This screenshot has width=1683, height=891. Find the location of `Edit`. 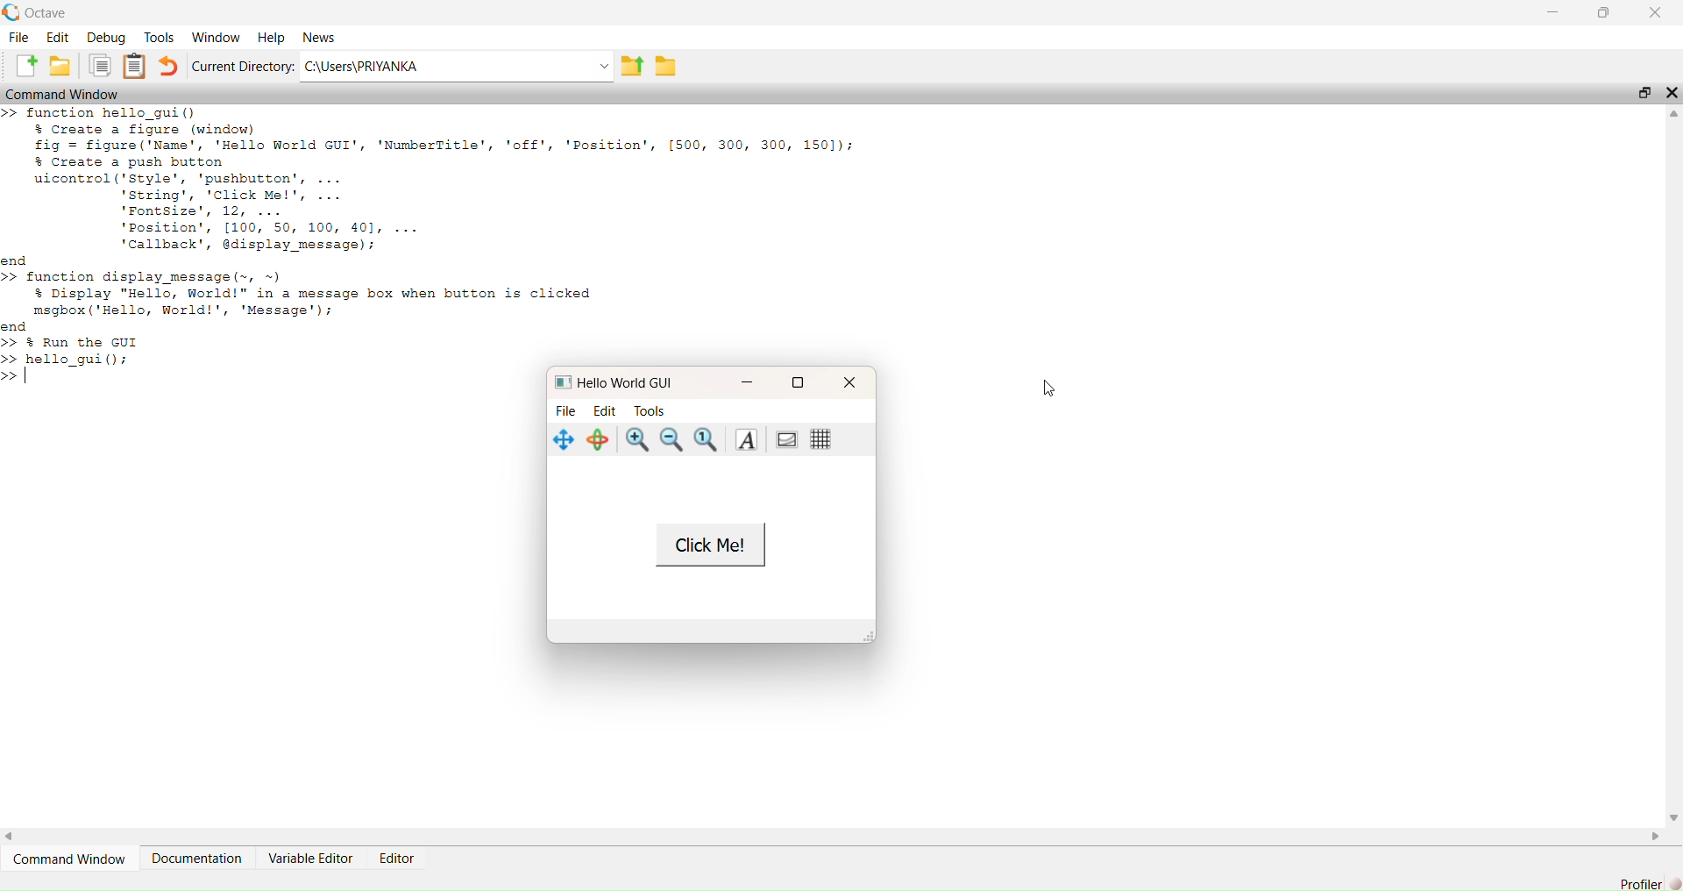

Edit is located at coordinates (605, 410).